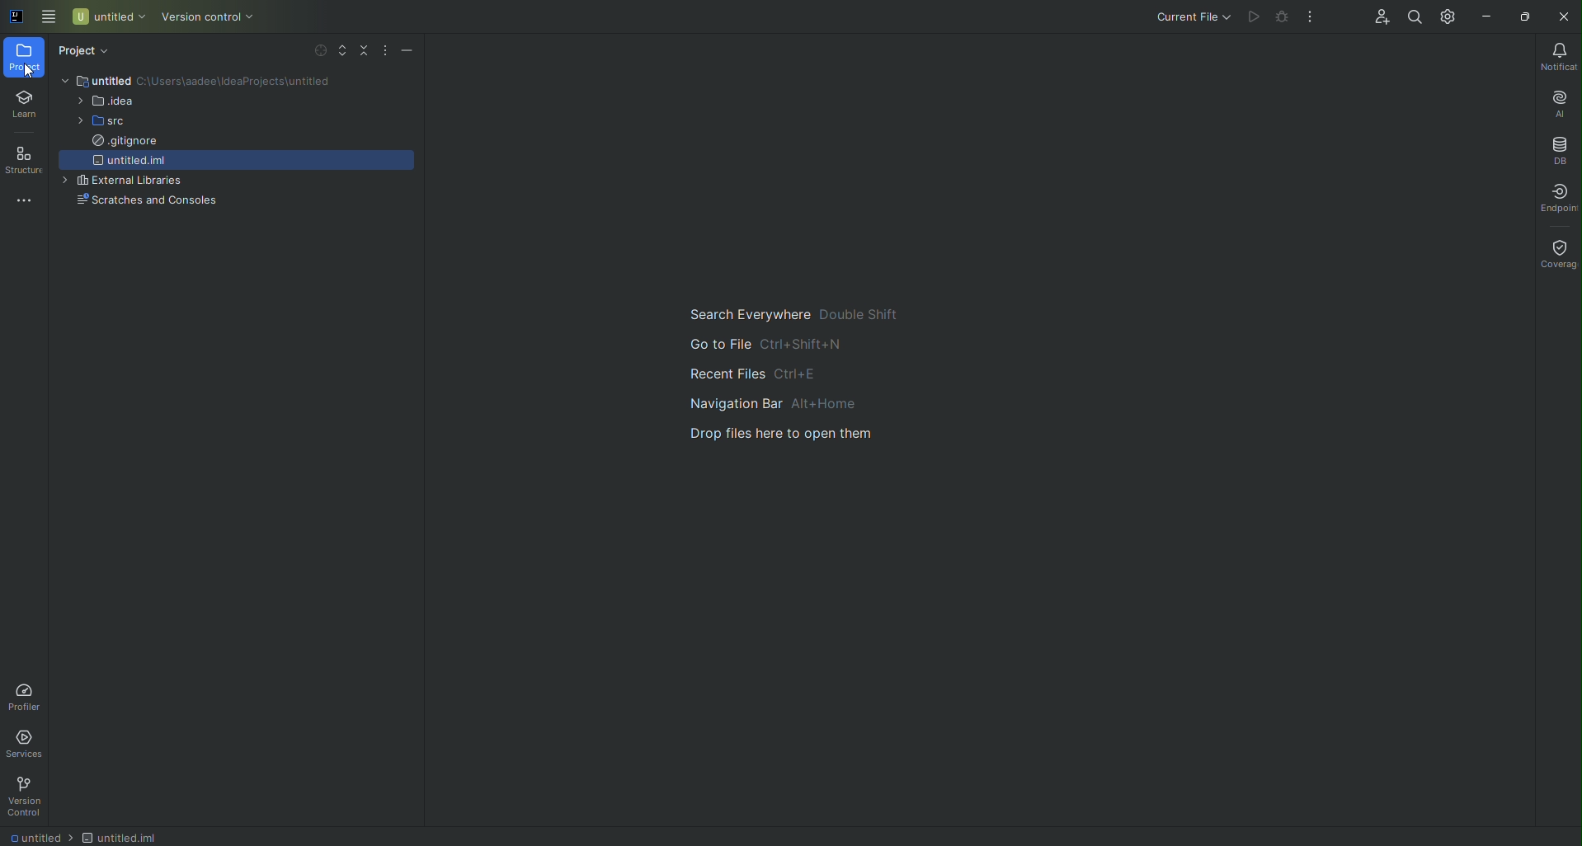 The width and height of the screenshot is (1582, 846). What do you see at coordinates (1187, 17) in the screenshot?
I see `Current File` at bounding box center [1187, 17].